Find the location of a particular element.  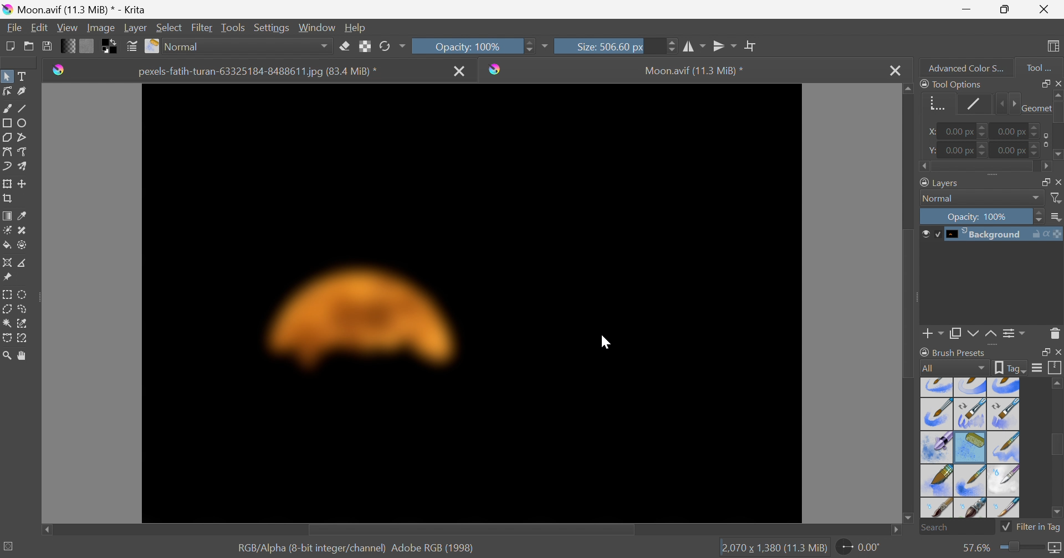

Next is located at coordinates (1012, 104).